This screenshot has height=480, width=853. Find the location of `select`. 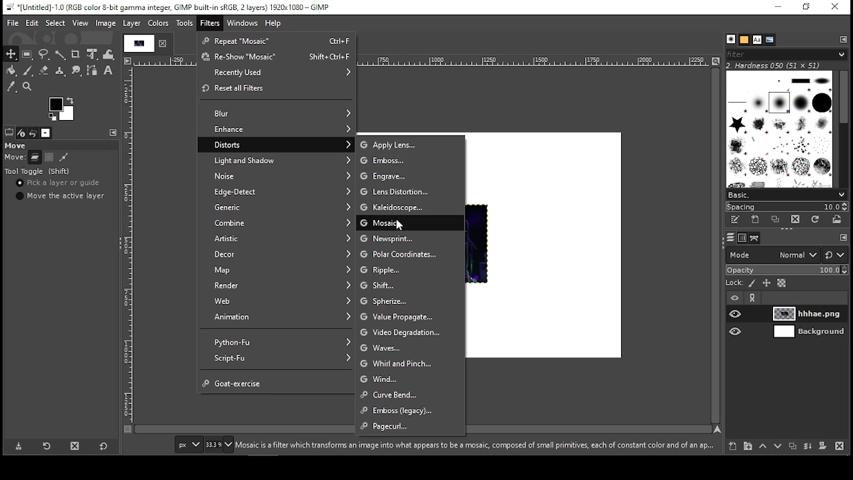

select is located at coordinates (55, 23).